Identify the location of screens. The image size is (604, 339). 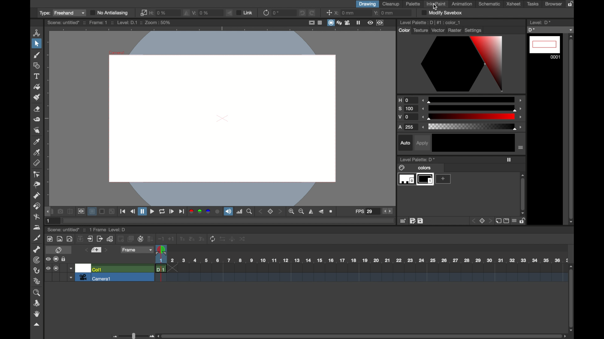
(131, 239).